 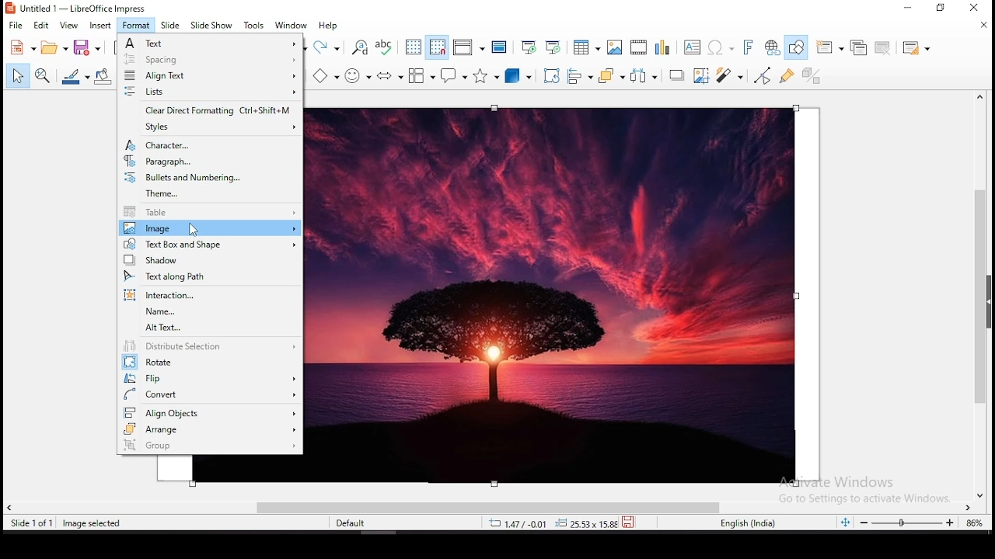 What do you see at coordinates (78, 9) in the screenshot?
I see `icon and filename  - LibreOffice Impress` at bounding box center [78, 9].